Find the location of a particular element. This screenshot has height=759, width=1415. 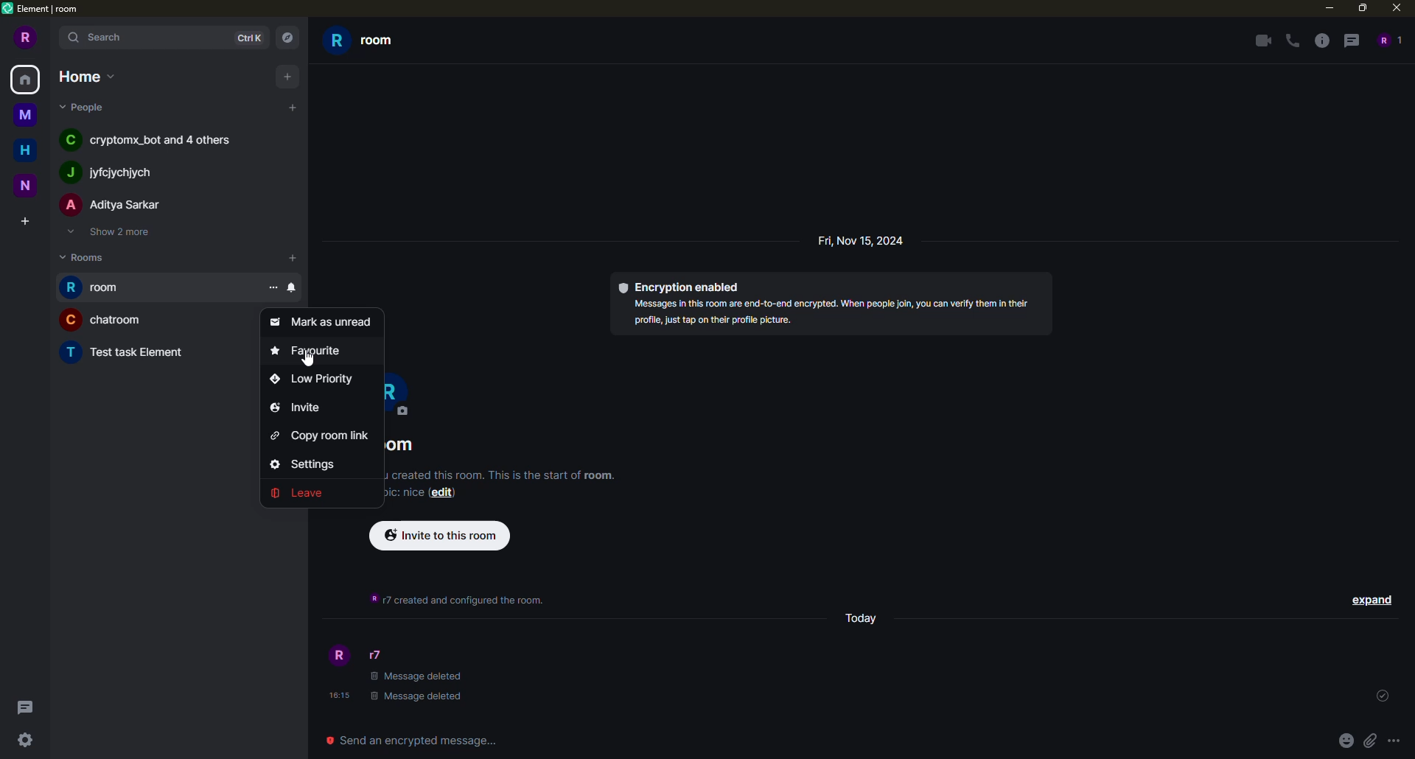

room is located at coordinates (99, 287).